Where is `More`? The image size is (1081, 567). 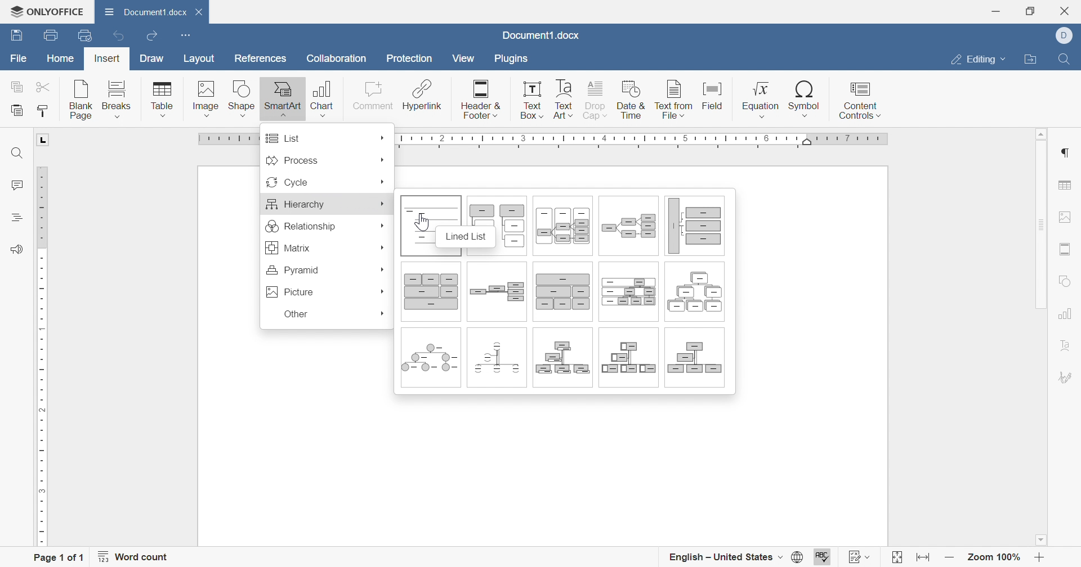 More is located at coordinates (381, 268).